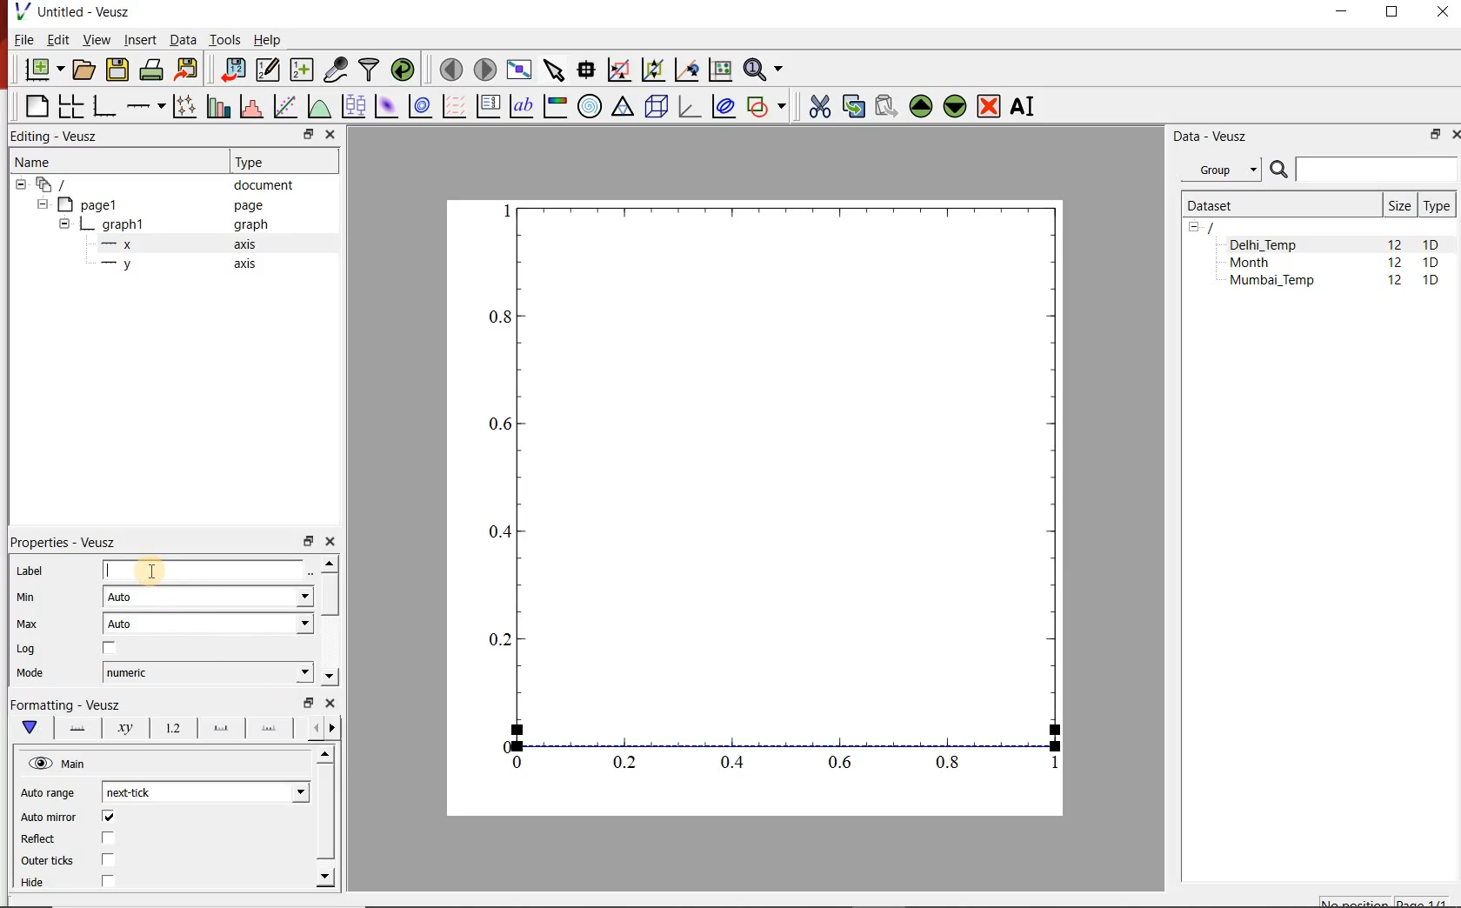 The height and width of the screenshot is (908, 1461). What do you see at coordinates (1399, 205) in the screenshot?
I see `Size` at bounding box center [1399, 205].